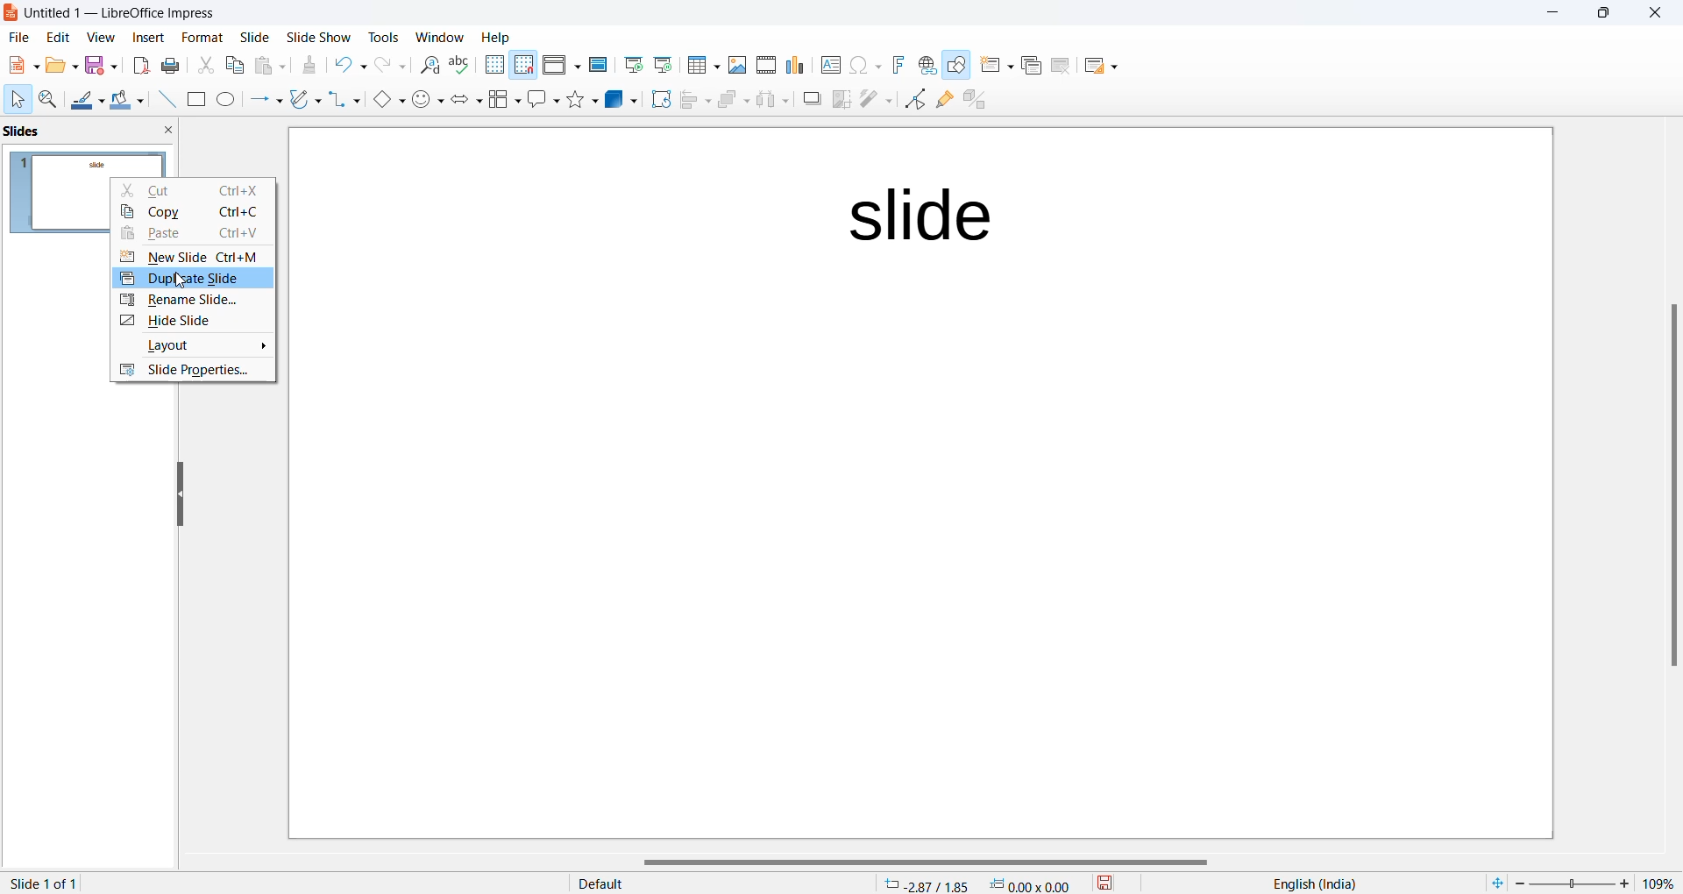  I want to click on Show draw function, so click(956, 67).